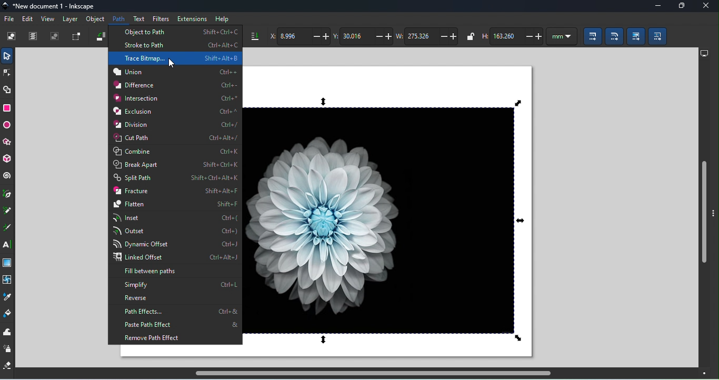 The width and height of the screenshot is (719, 380). What do you see at coordinates (176, 97) in the screenshot?
I see `Intersection` at bounding box center [176, 97].